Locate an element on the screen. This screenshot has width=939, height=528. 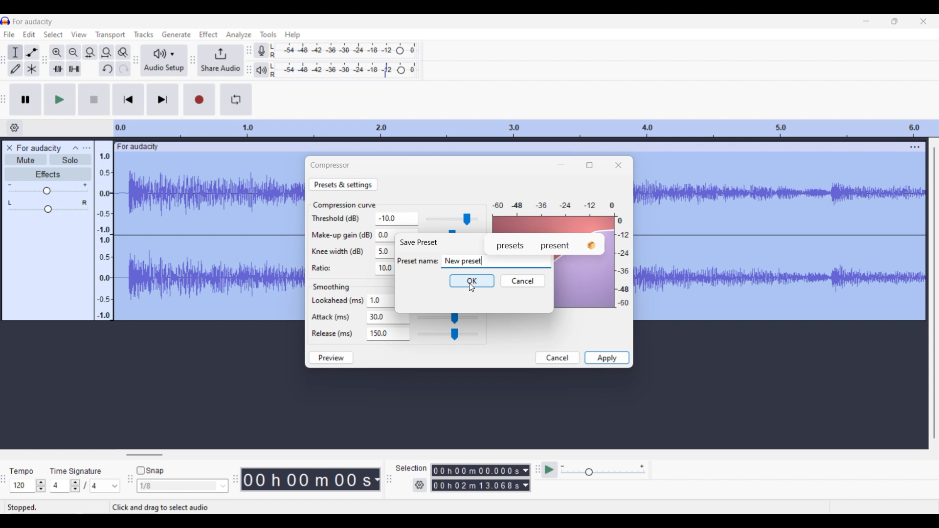
Release slider is located at coordinates (448, 334).